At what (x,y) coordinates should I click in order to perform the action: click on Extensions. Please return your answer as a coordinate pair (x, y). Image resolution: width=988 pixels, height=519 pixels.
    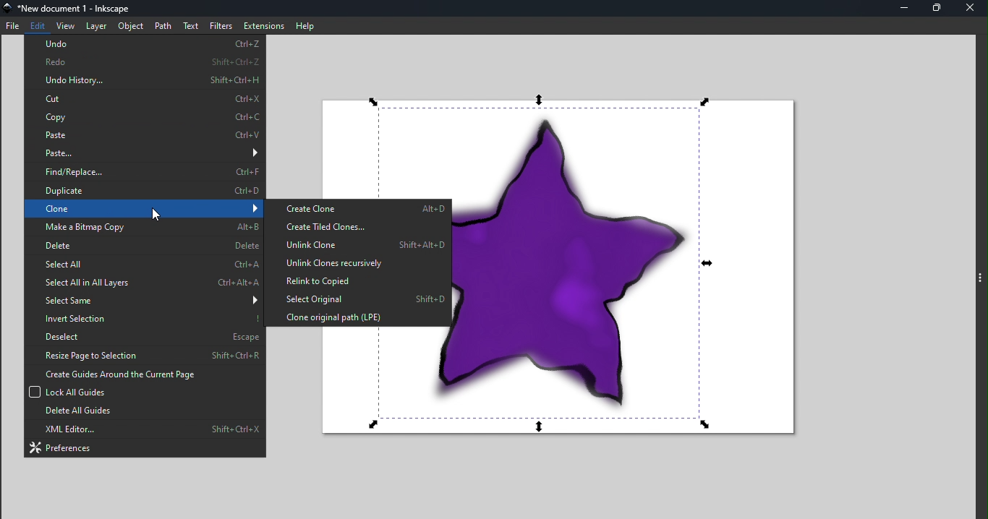
    Looking at the image, I should click on (263, 26).